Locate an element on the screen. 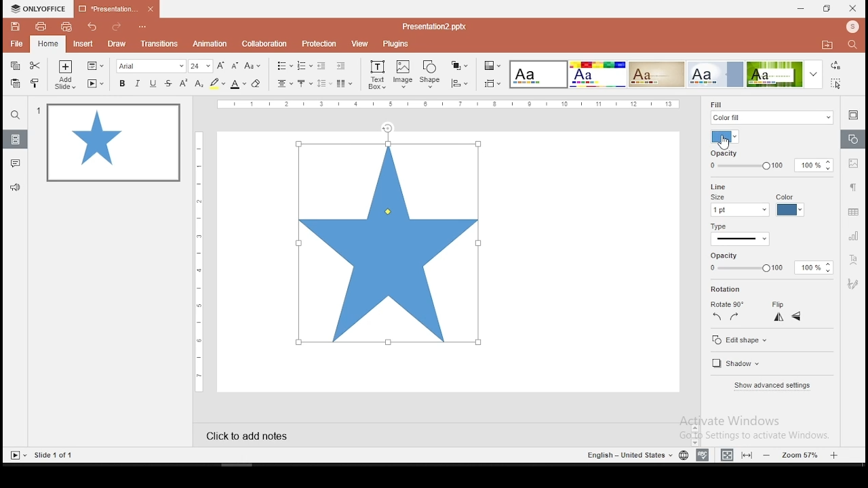 The height and width of the screenshot is (488, 868). theme is located at coordinates (787, 74).